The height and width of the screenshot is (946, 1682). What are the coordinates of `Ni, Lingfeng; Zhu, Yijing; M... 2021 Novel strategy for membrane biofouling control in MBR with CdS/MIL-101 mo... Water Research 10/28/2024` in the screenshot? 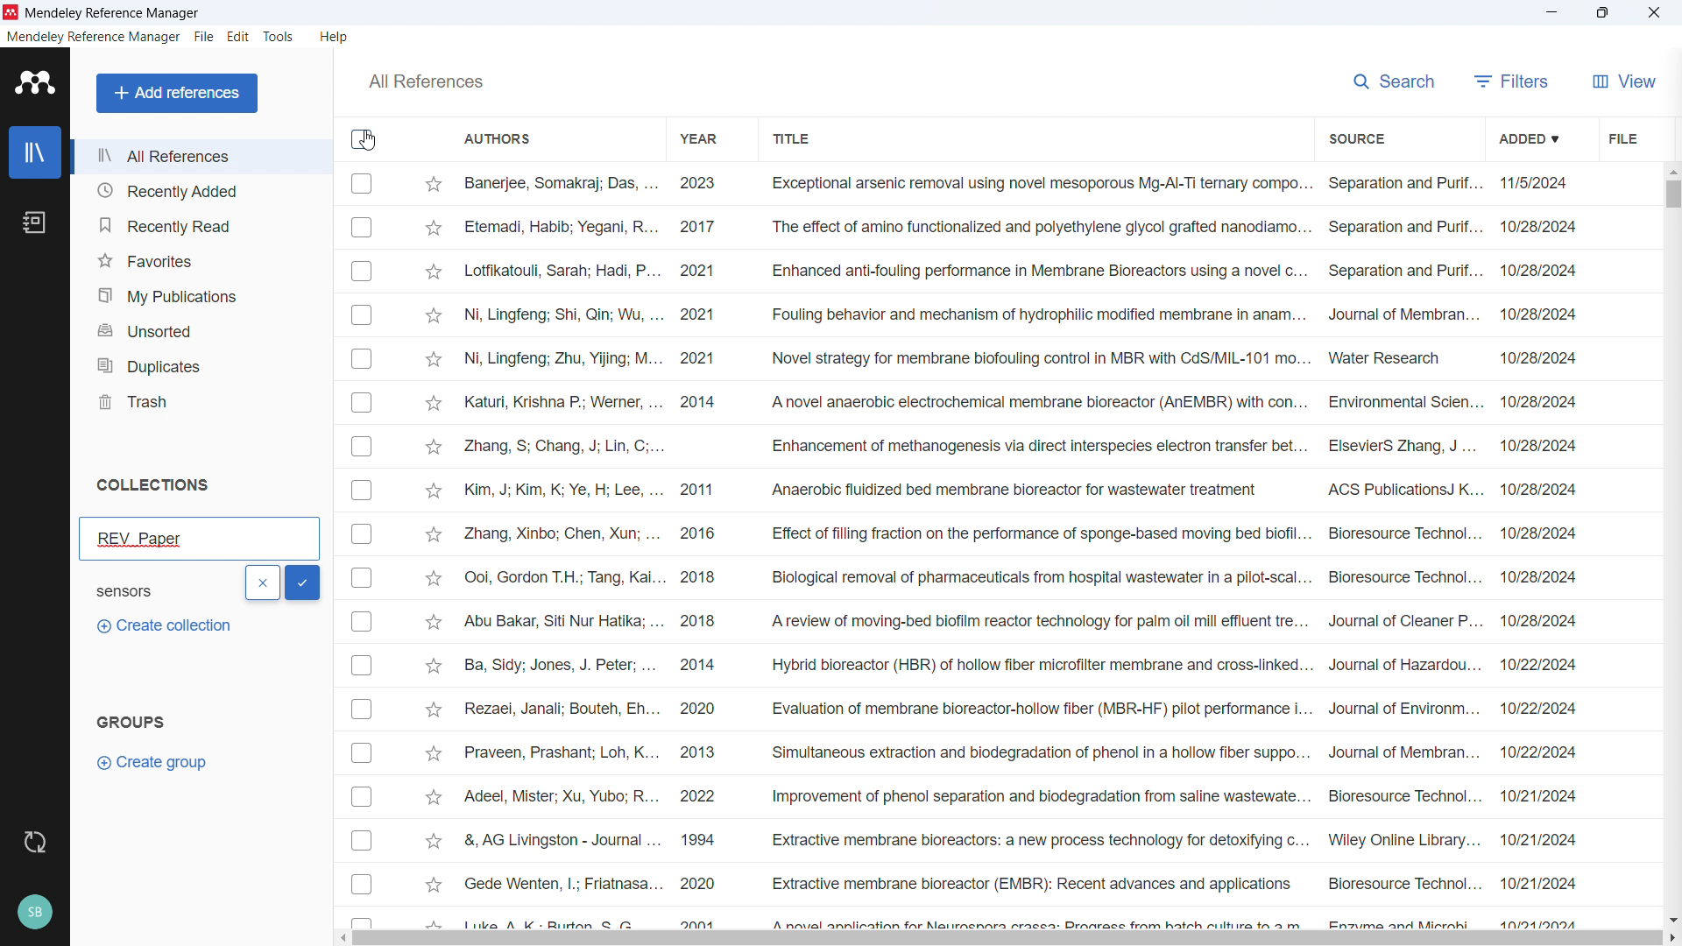 It's located at (1022, 358).